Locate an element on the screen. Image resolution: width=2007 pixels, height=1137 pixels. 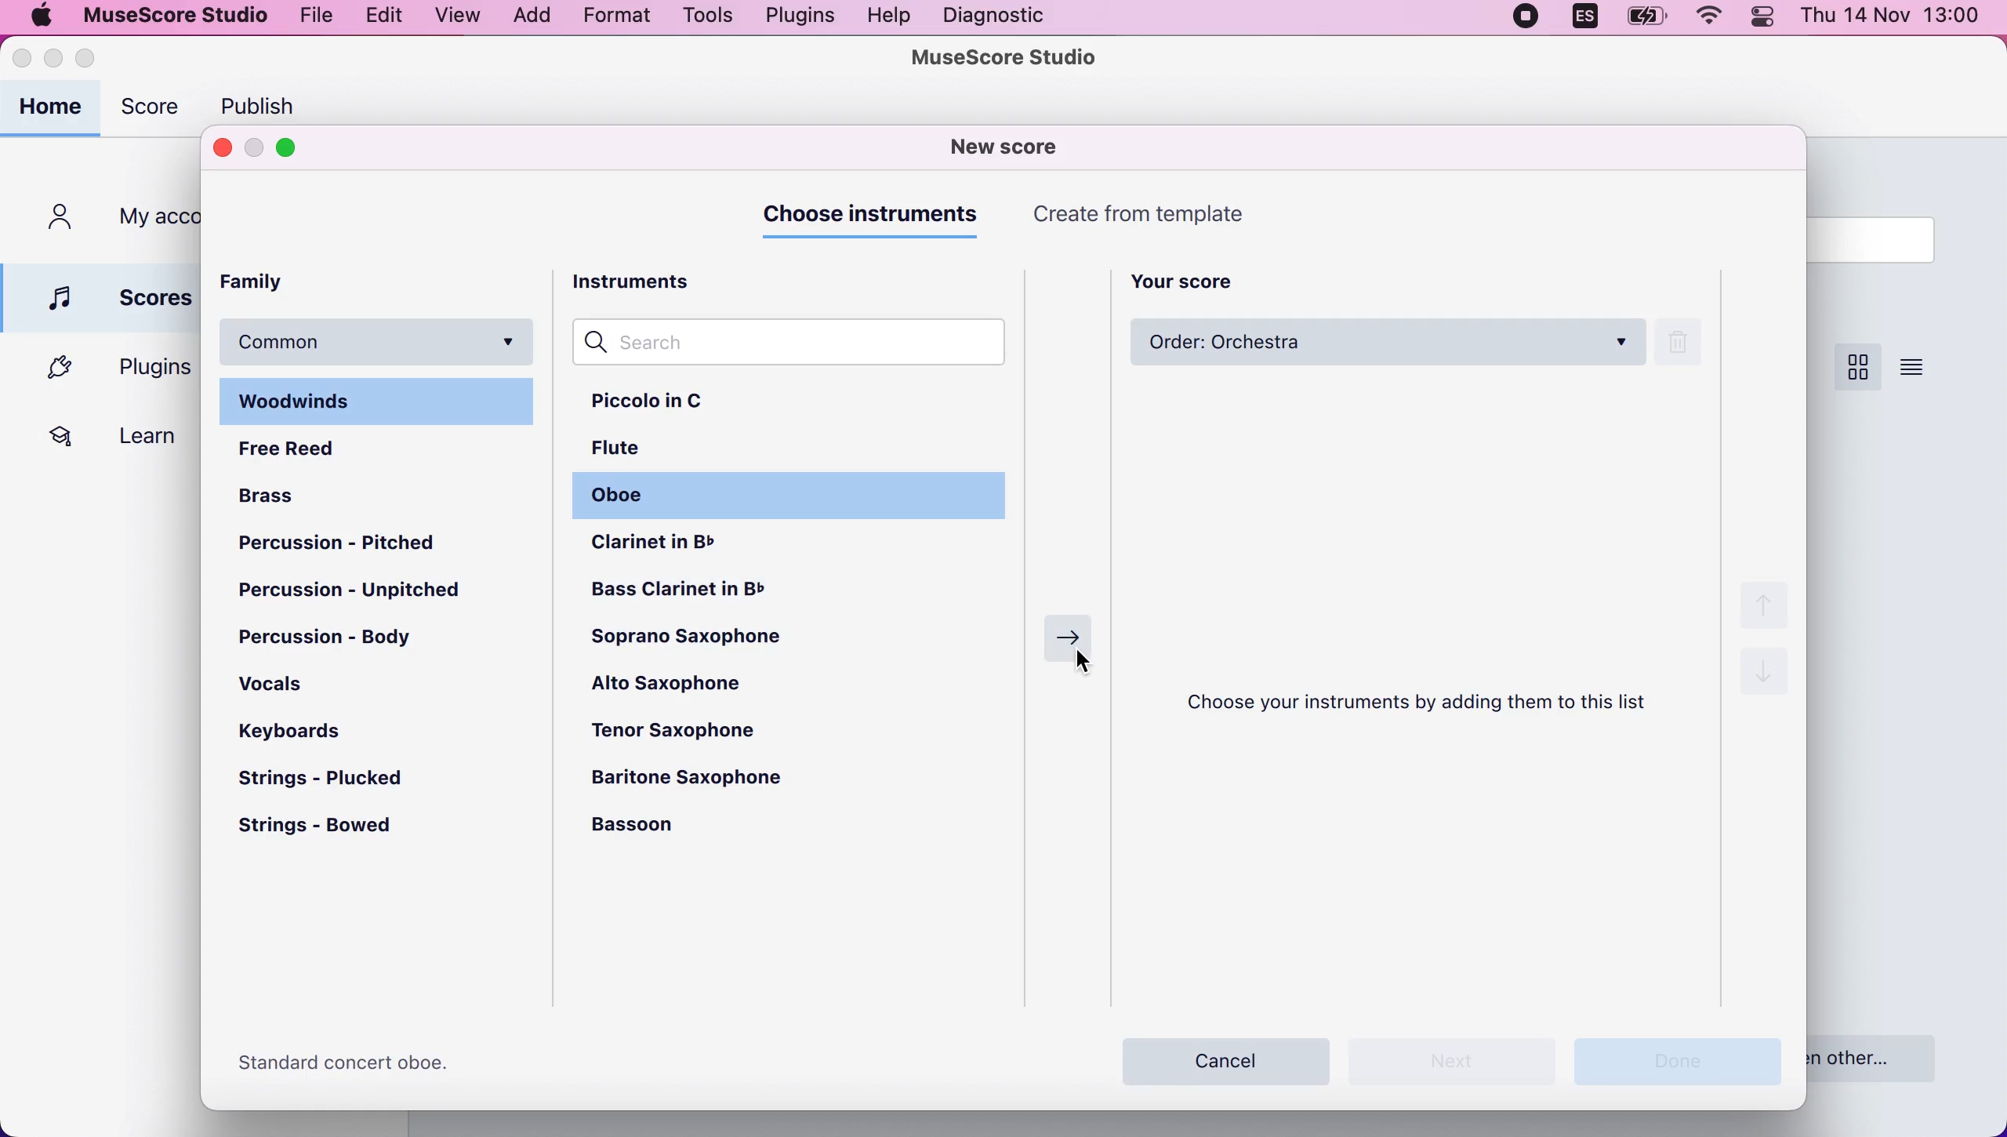
search is located at coordinates (804, 344).